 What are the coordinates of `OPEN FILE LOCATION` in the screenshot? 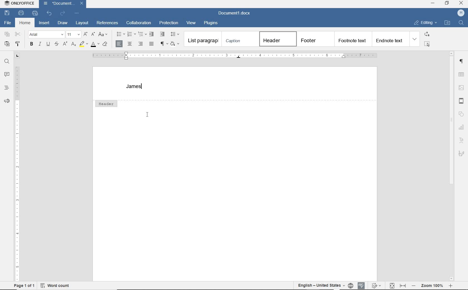 It's located at (447, 23).